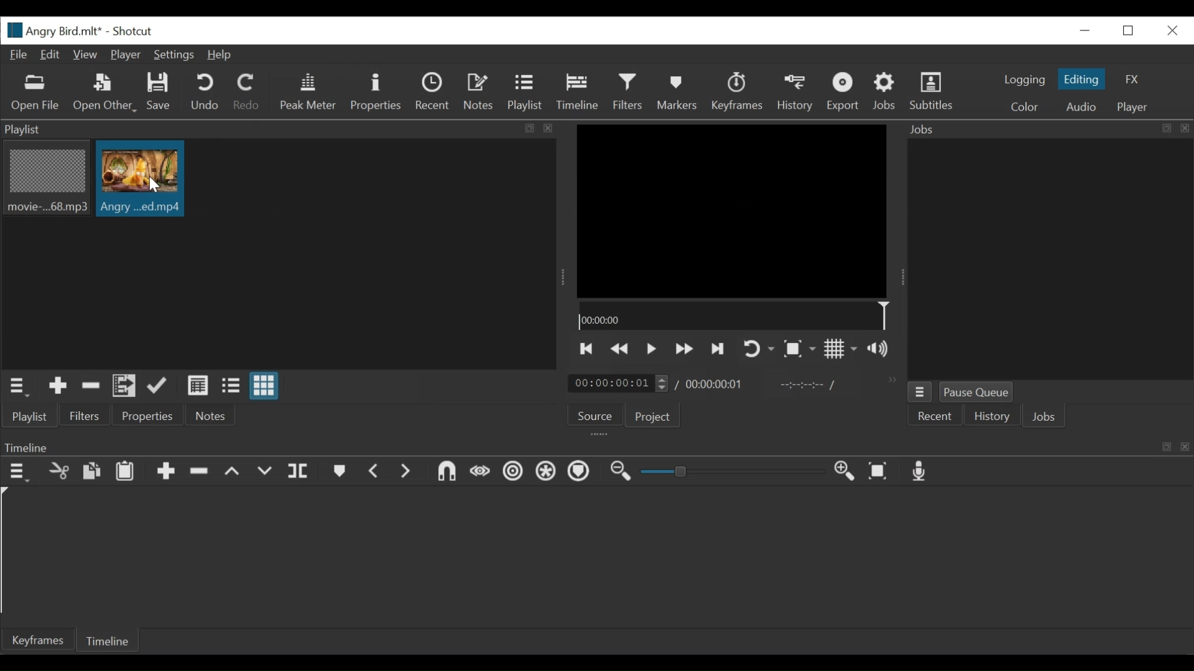 This screenshot has width=1194, height=671. What do you see at coordinates (991, 416) in the screenshot?
I see `History` at bounding box center [991, 416].